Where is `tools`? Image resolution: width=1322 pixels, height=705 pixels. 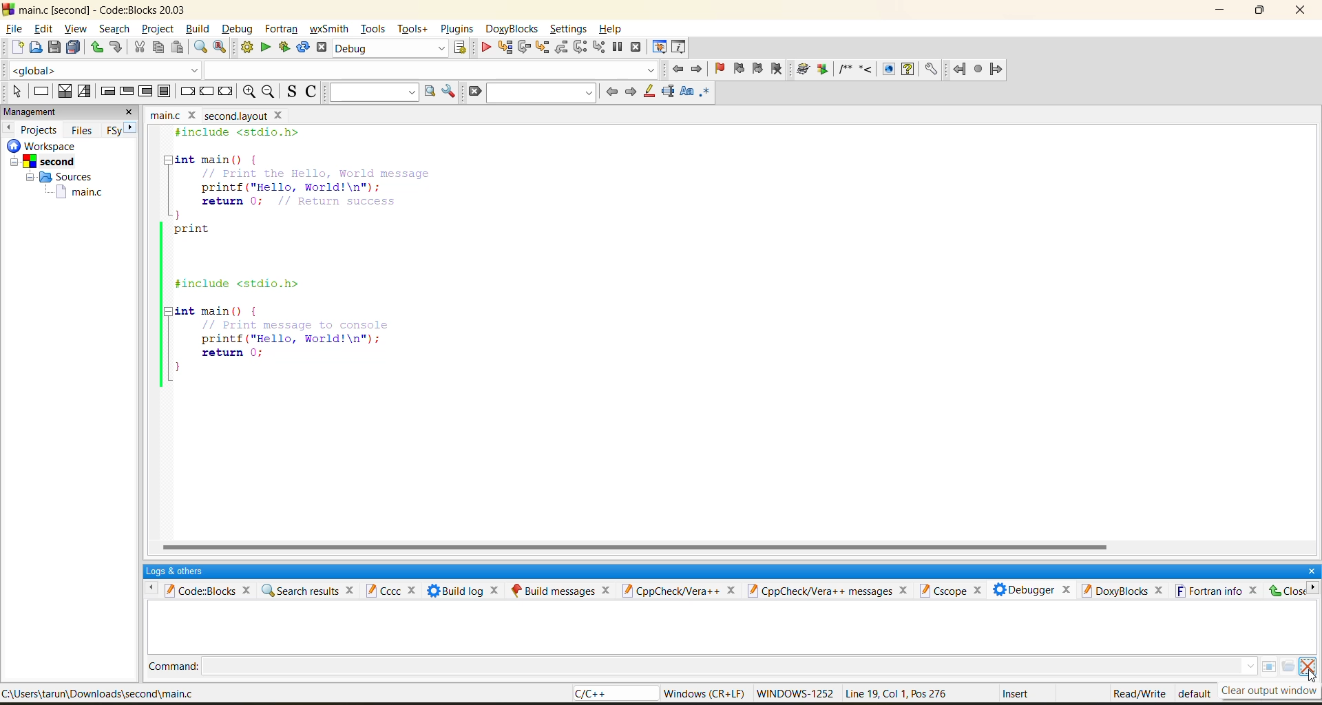 tools is located at coordinates (373, 29).